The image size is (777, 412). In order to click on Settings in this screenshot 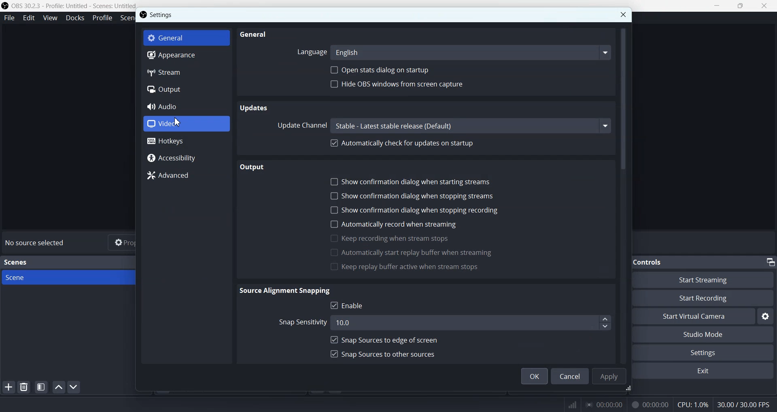, I will do `click(163, 15)`.